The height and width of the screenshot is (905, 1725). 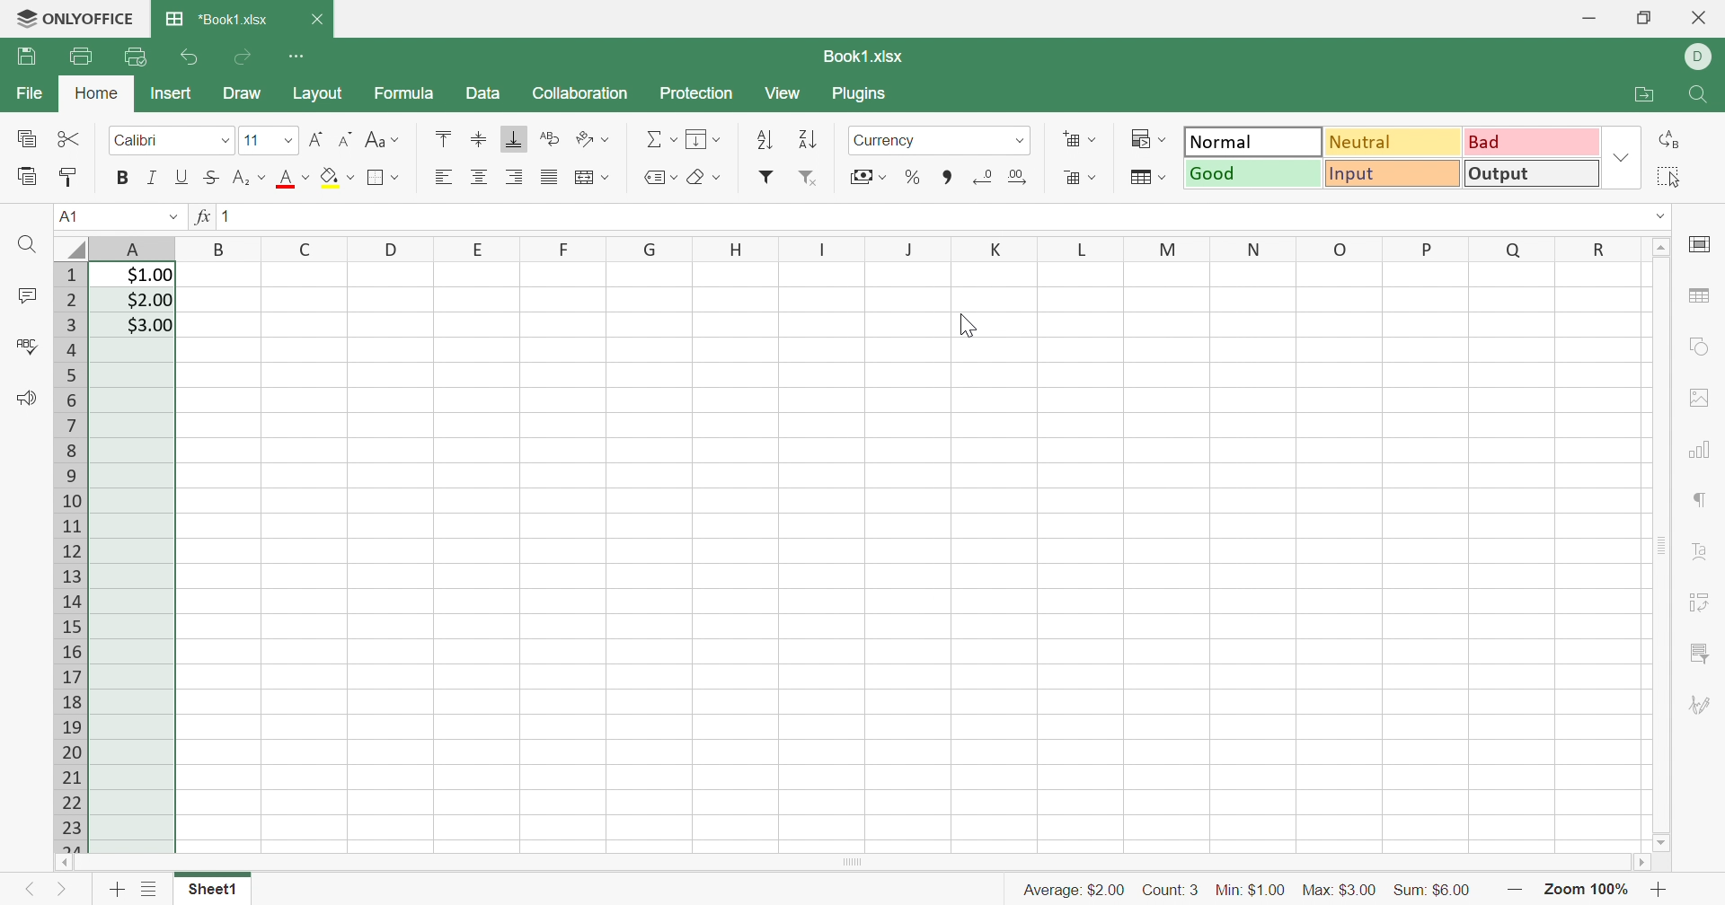 I want to click on Close, so click(x=316, y=19).